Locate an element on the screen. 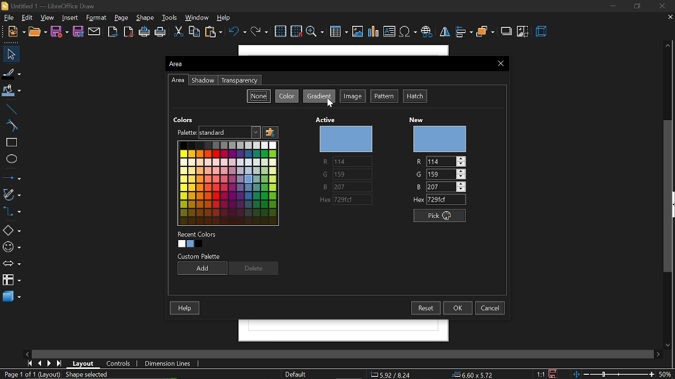  redo is located at coordinates (260, 32).